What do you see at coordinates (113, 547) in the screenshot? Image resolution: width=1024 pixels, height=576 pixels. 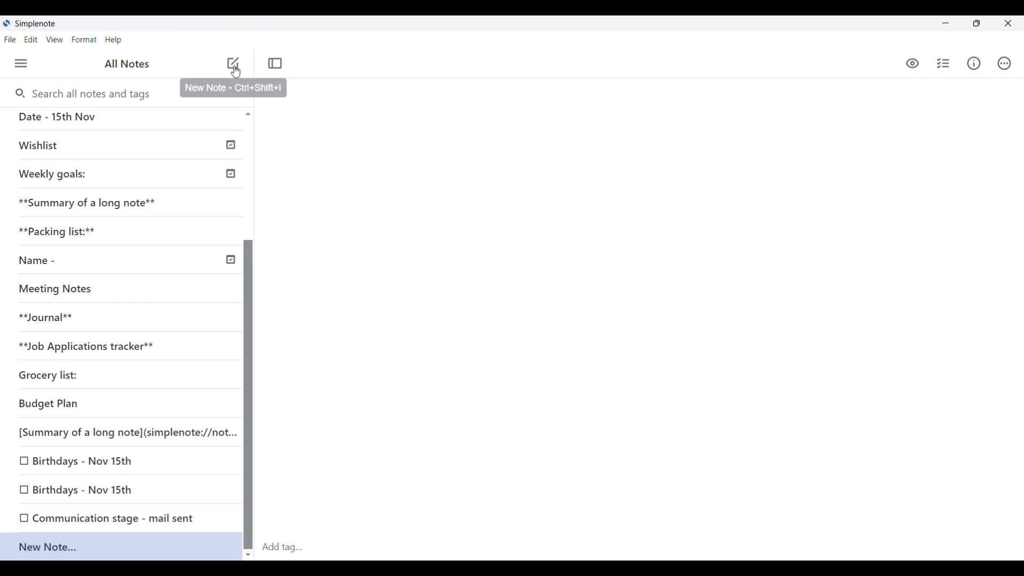 I see `New Note...` at bounding box center [113, 547].